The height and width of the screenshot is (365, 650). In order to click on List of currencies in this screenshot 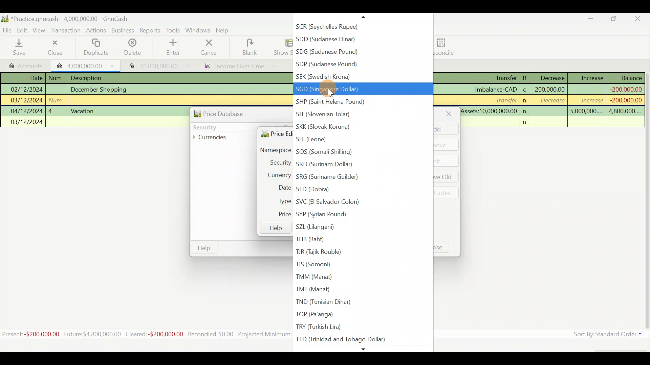, I will do `click(362, 49)`.